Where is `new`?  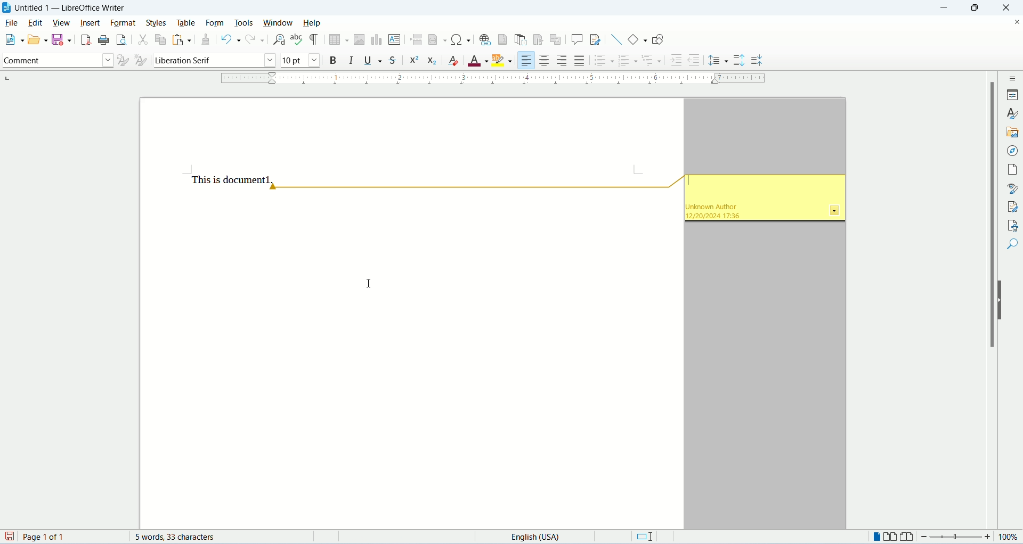 new is located at coordinates (13, 39).